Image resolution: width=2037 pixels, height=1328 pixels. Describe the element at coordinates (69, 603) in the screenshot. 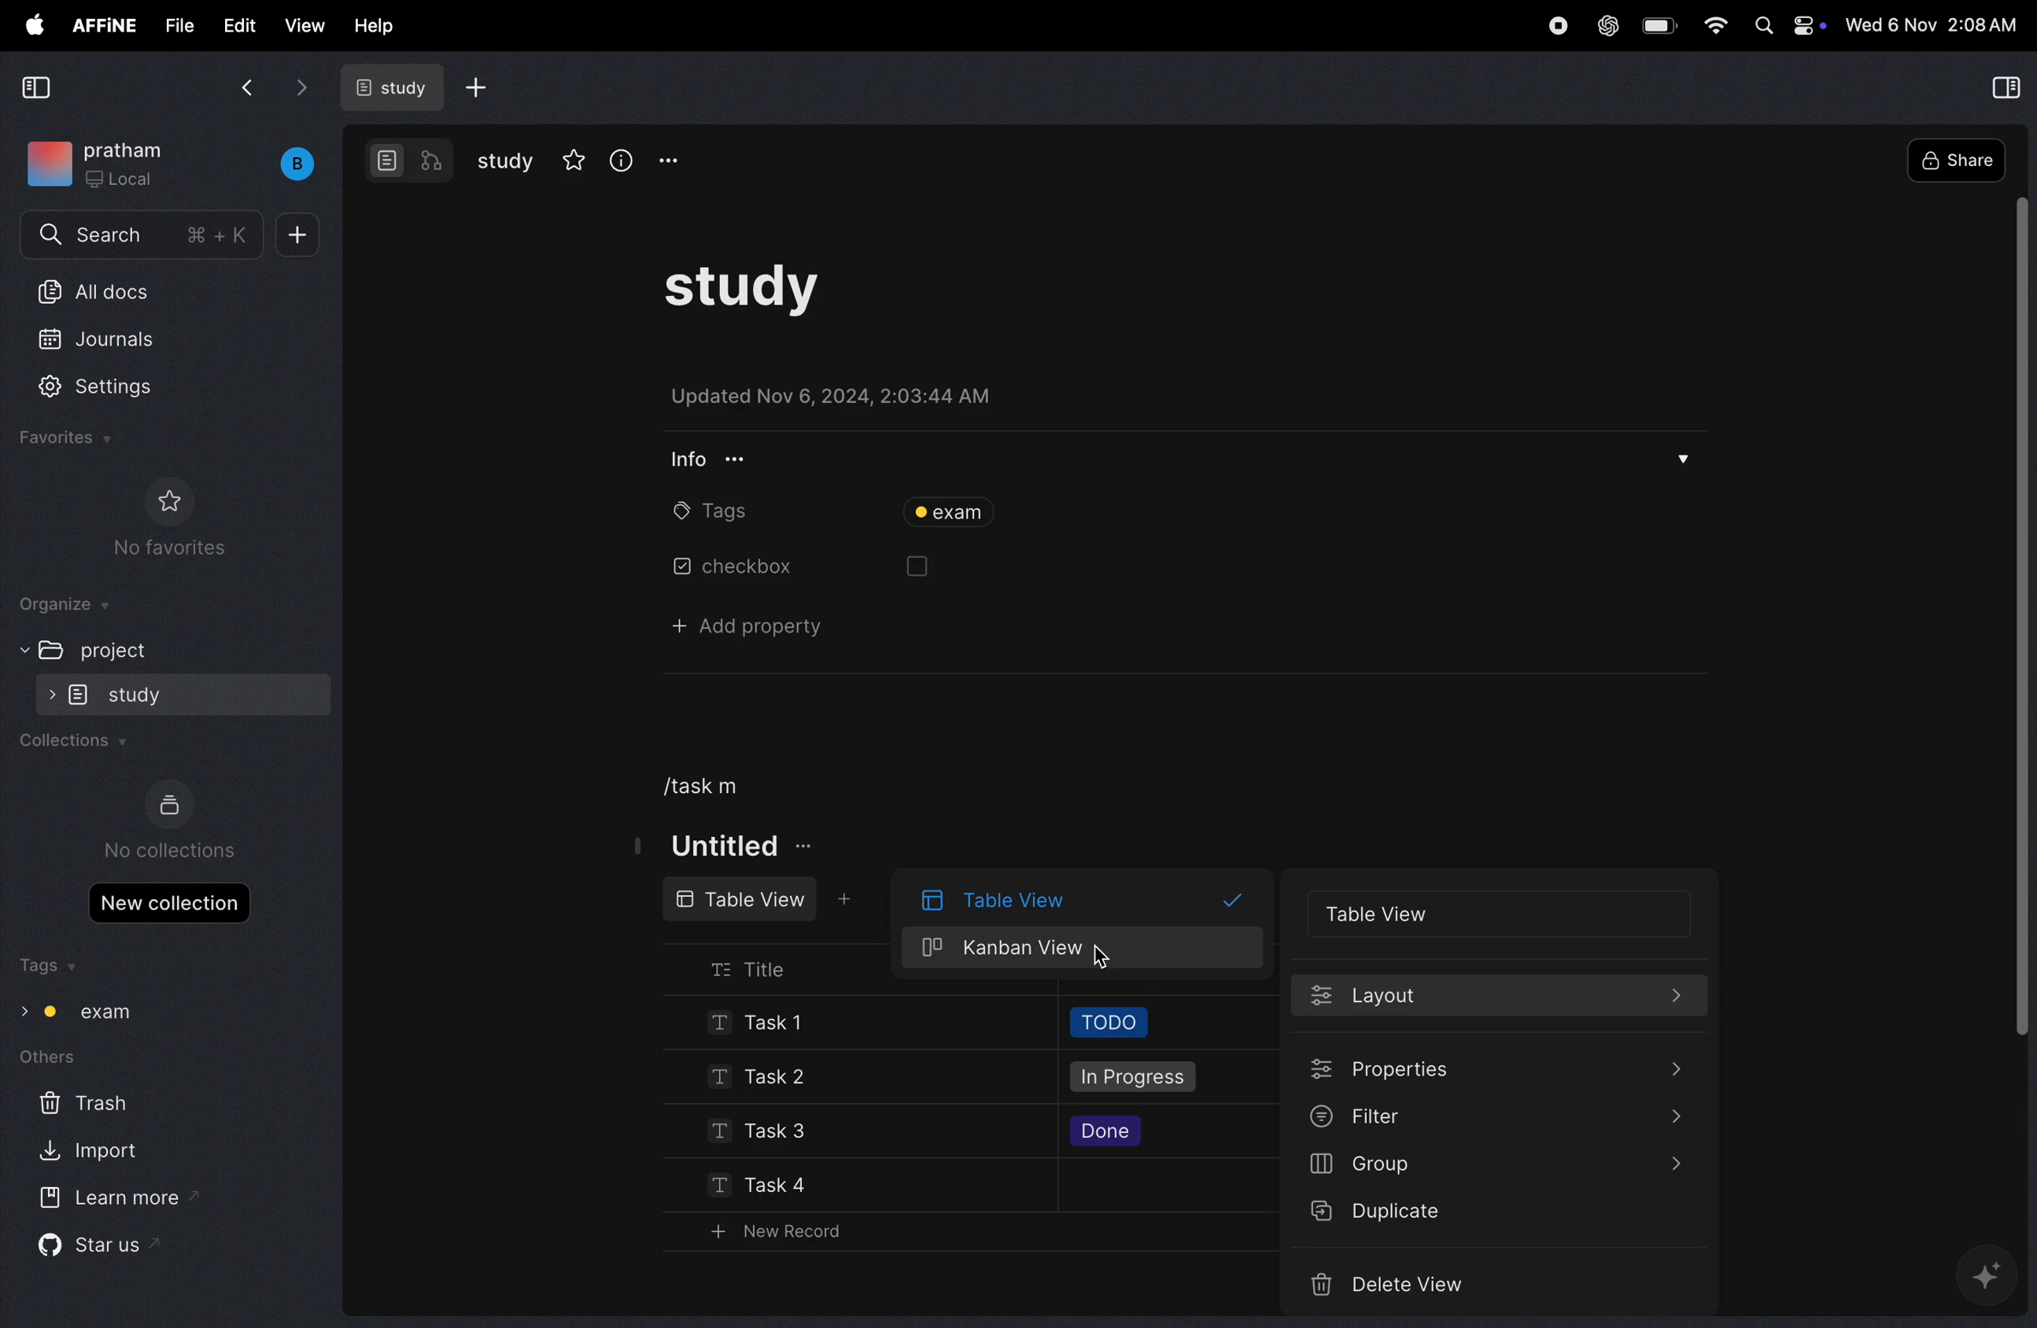

I see `organize` at that location.